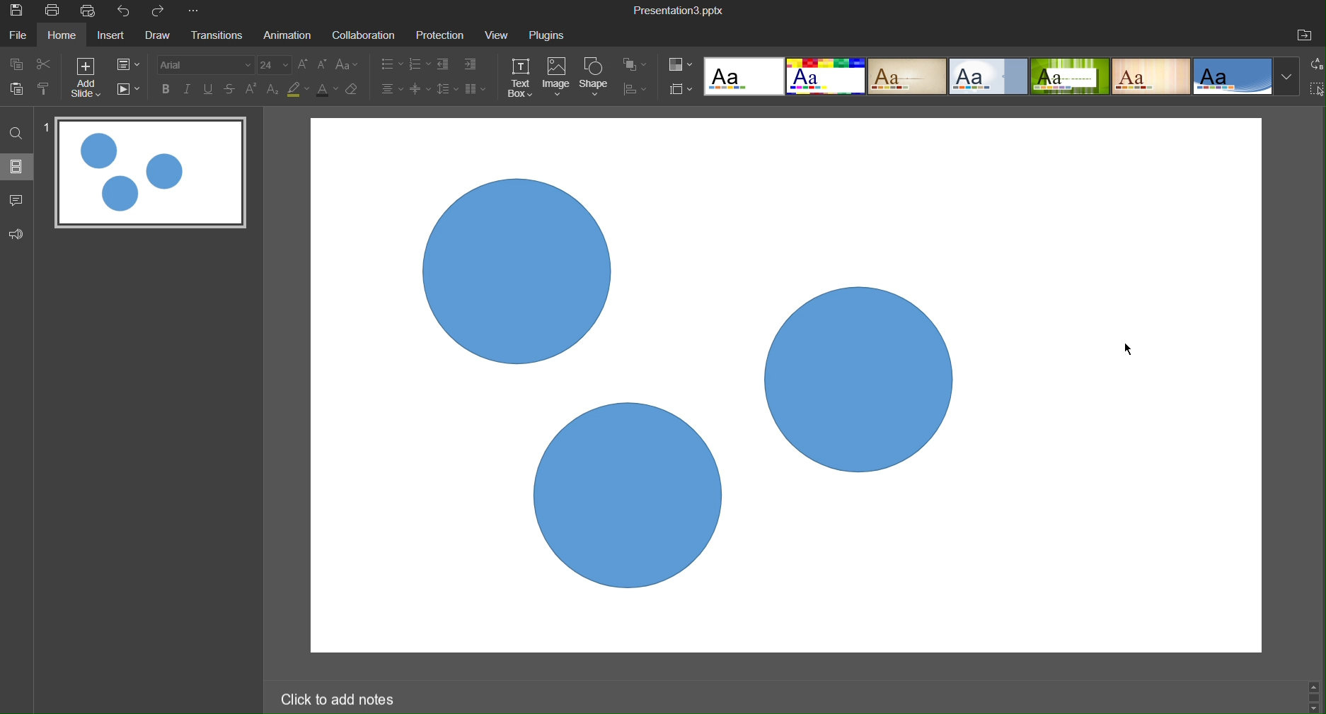 The image size is (1326, 714). What do you see at coordinates (681, 89) in the screenshot?
I see `Slide Size Settings` at bounding box center [681, 89].